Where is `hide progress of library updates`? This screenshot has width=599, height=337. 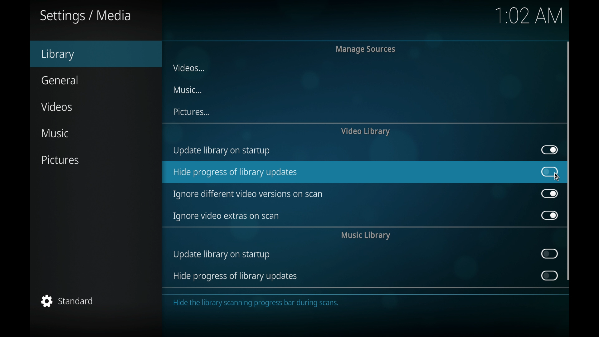 hide progress of library updates is located at coordinates (235, 173).